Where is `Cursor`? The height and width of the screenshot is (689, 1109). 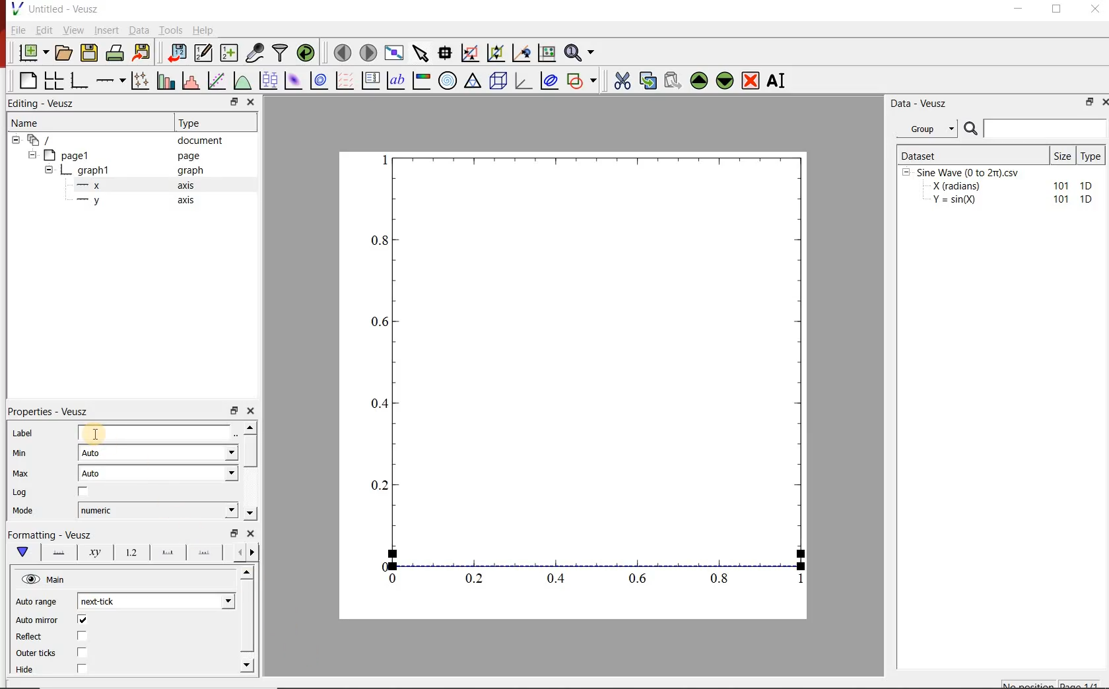
Cursor is located at coordinates (94, 434).